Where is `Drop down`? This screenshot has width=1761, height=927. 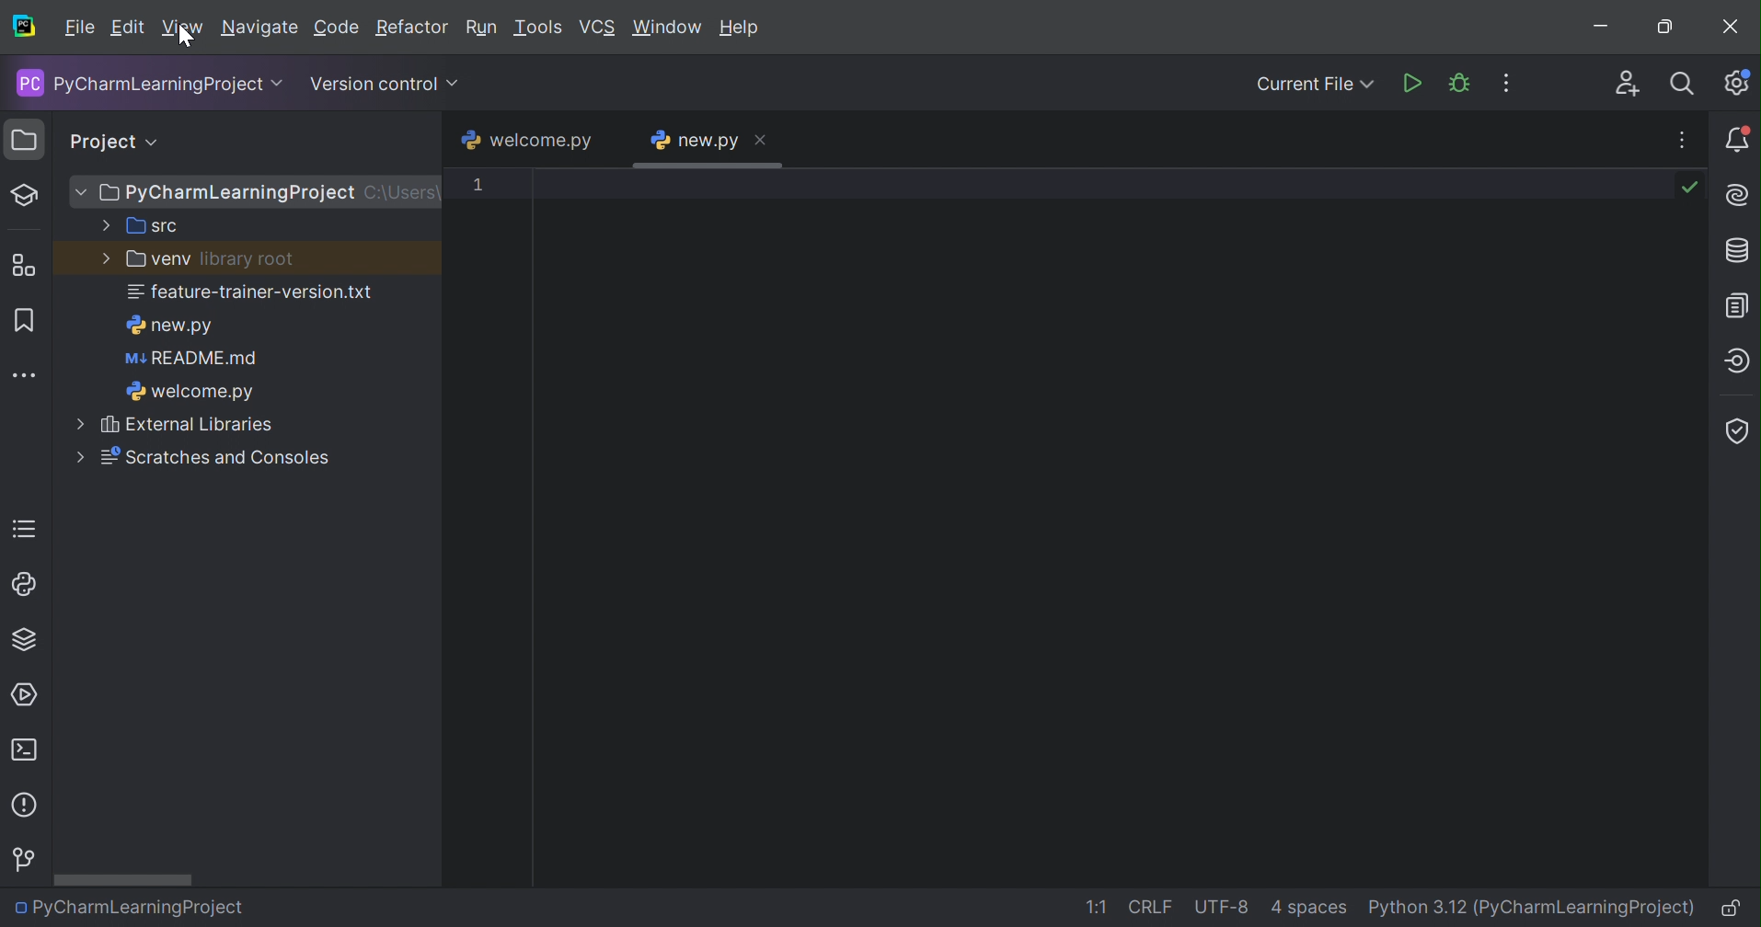
Drop down is located at coordinates (281, 84).